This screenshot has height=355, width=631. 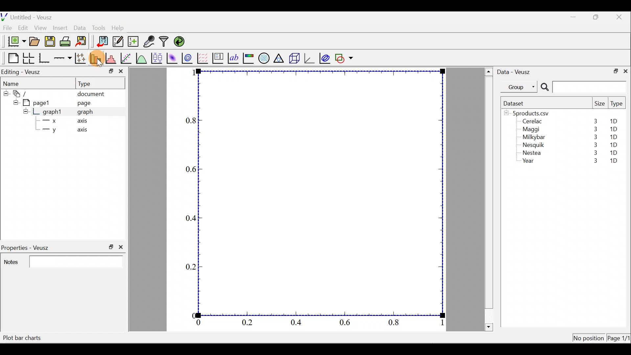 I want to click on Nestea, so click(x=532, y=153).